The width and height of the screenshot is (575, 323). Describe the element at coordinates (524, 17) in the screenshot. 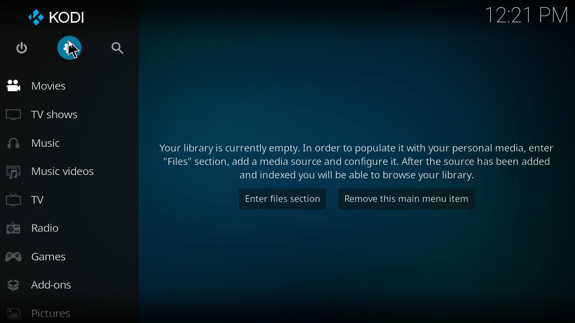

I see `time` at that location.